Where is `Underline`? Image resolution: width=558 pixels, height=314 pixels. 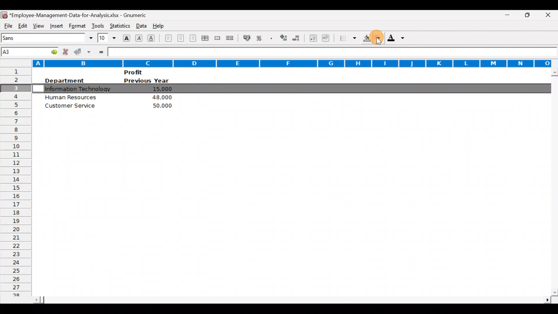 Underline is located at coordinates (153, 38).